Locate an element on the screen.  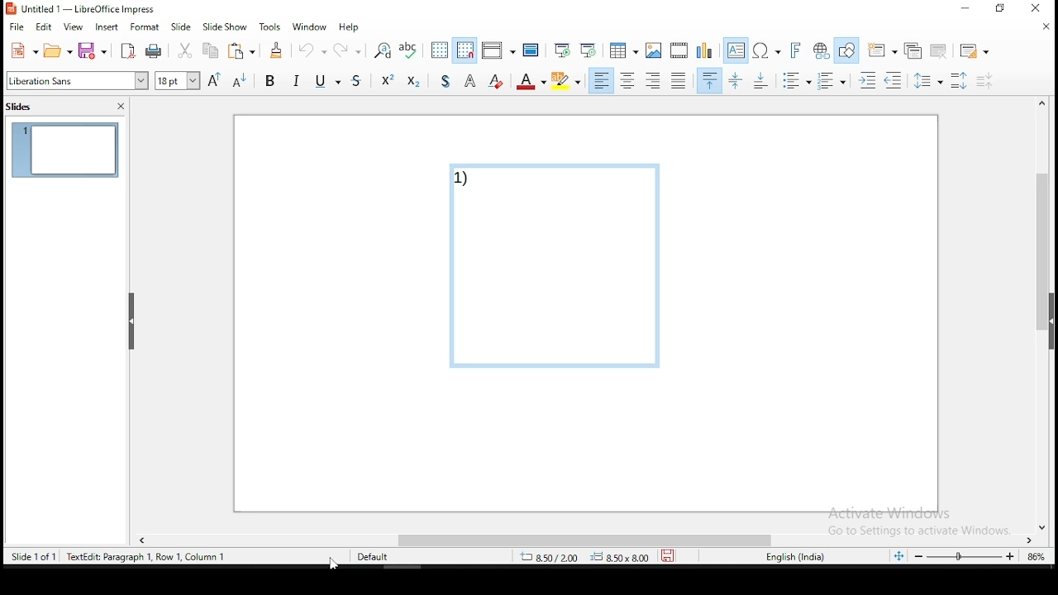
increase paragraph spacing is located at coordinates (961, 81).